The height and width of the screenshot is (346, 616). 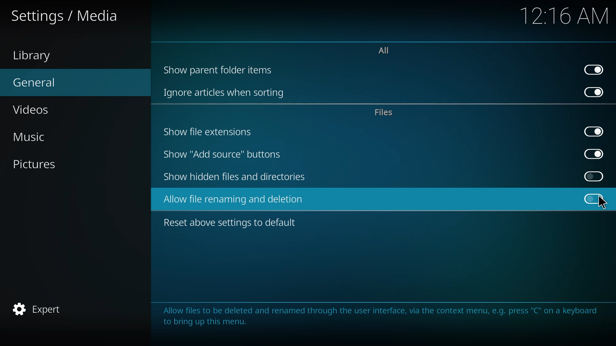 What do you see at coordinates (39, 82) in the screenshot?
I see `general` at bounding box center [39, 82].